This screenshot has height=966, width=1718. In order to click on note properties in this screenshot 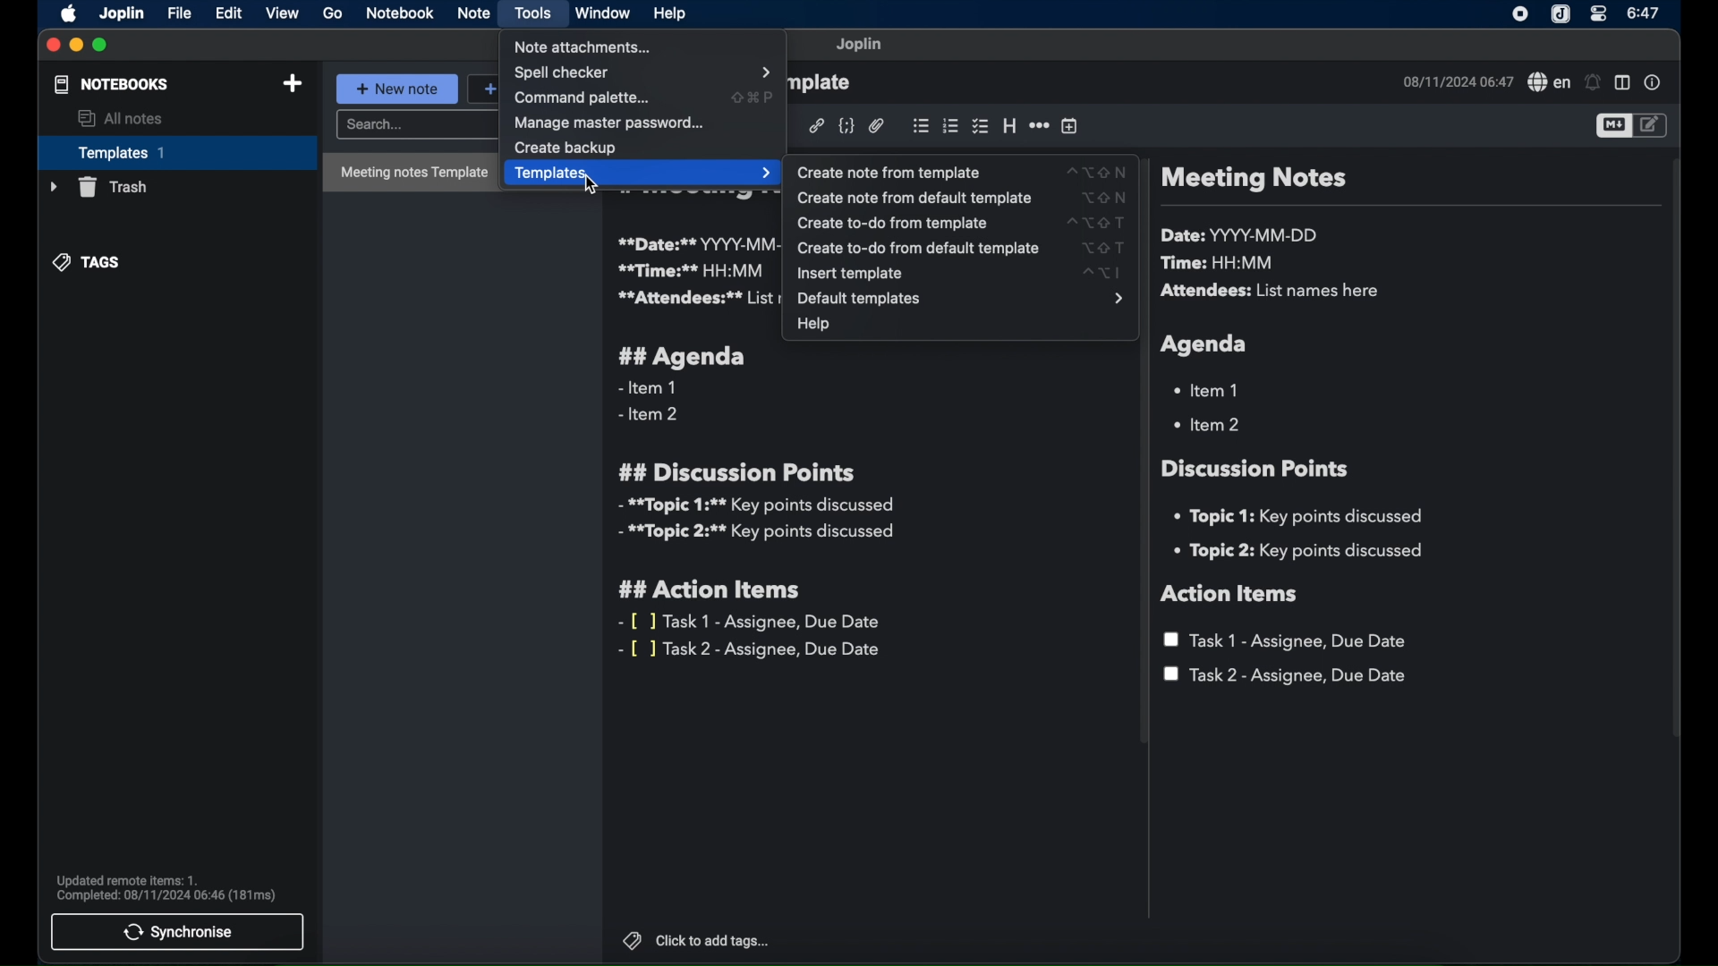, I will do `click(1654, 84)`.